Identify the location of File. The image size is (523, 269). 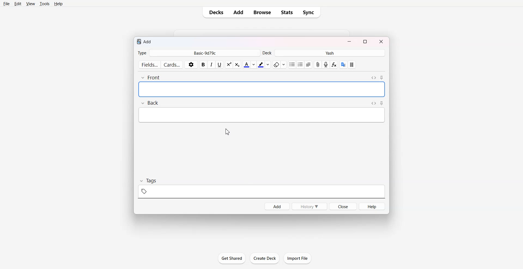
(7, 4).